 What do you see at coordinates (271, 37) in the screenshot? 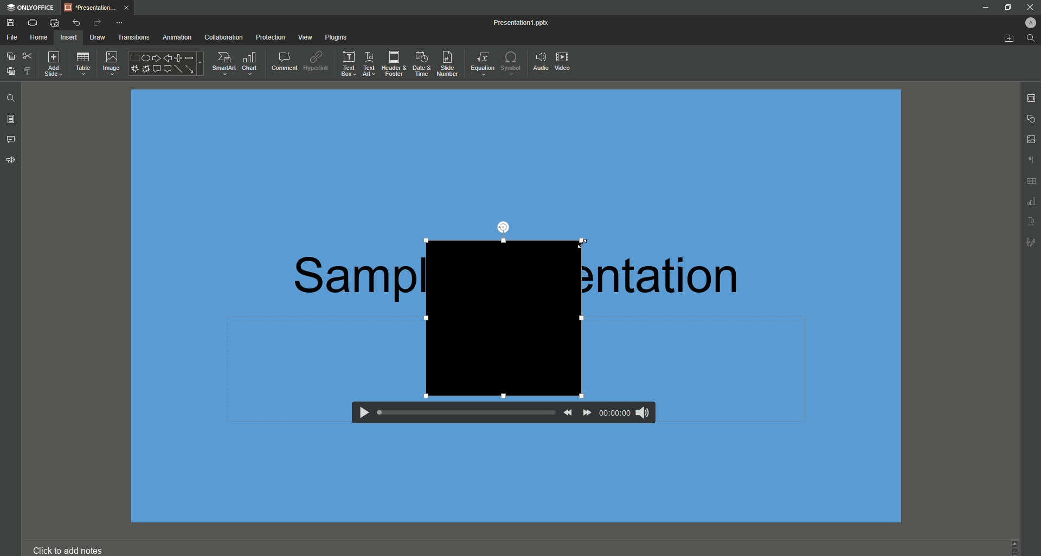
I see `Protection` at bounding box center [271, 37].